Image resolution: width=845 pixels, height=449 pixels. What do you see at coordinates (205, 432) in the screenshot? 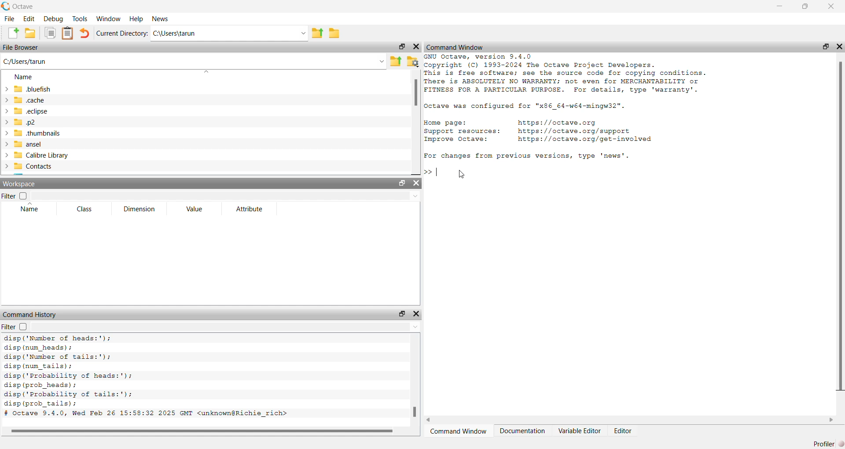
I see `horizontal scroll bar` at bounding box center [205, 432].